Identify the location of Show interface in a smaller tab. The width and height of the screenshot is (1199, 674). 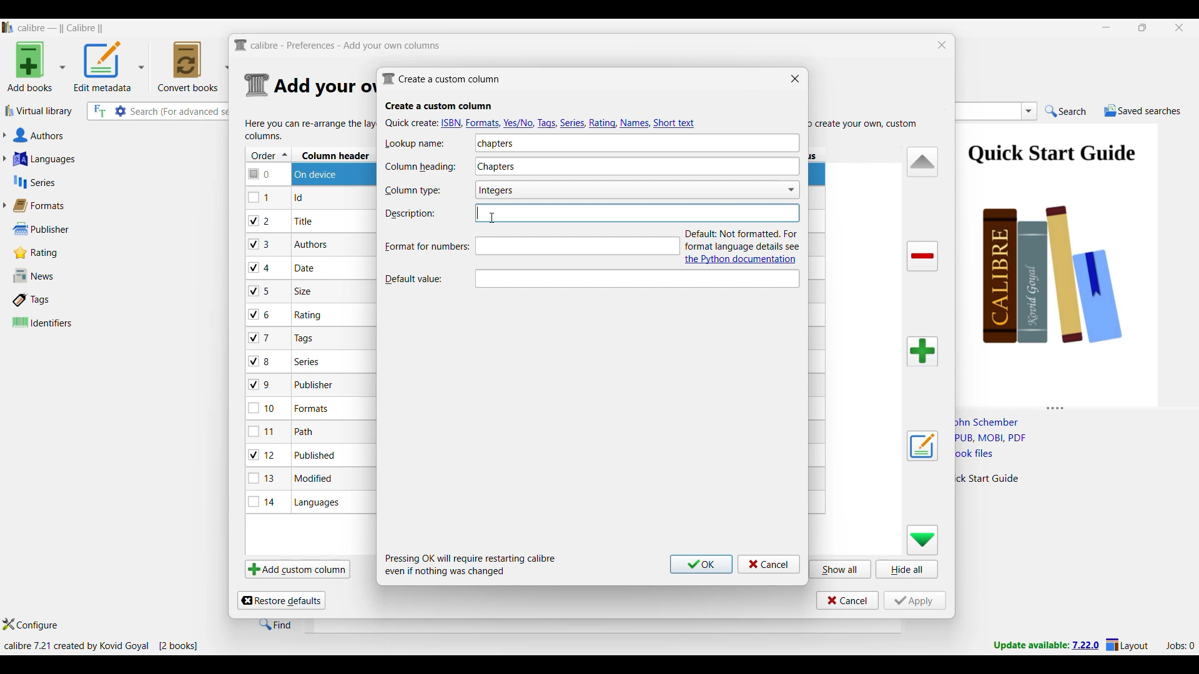
(1143, 27).